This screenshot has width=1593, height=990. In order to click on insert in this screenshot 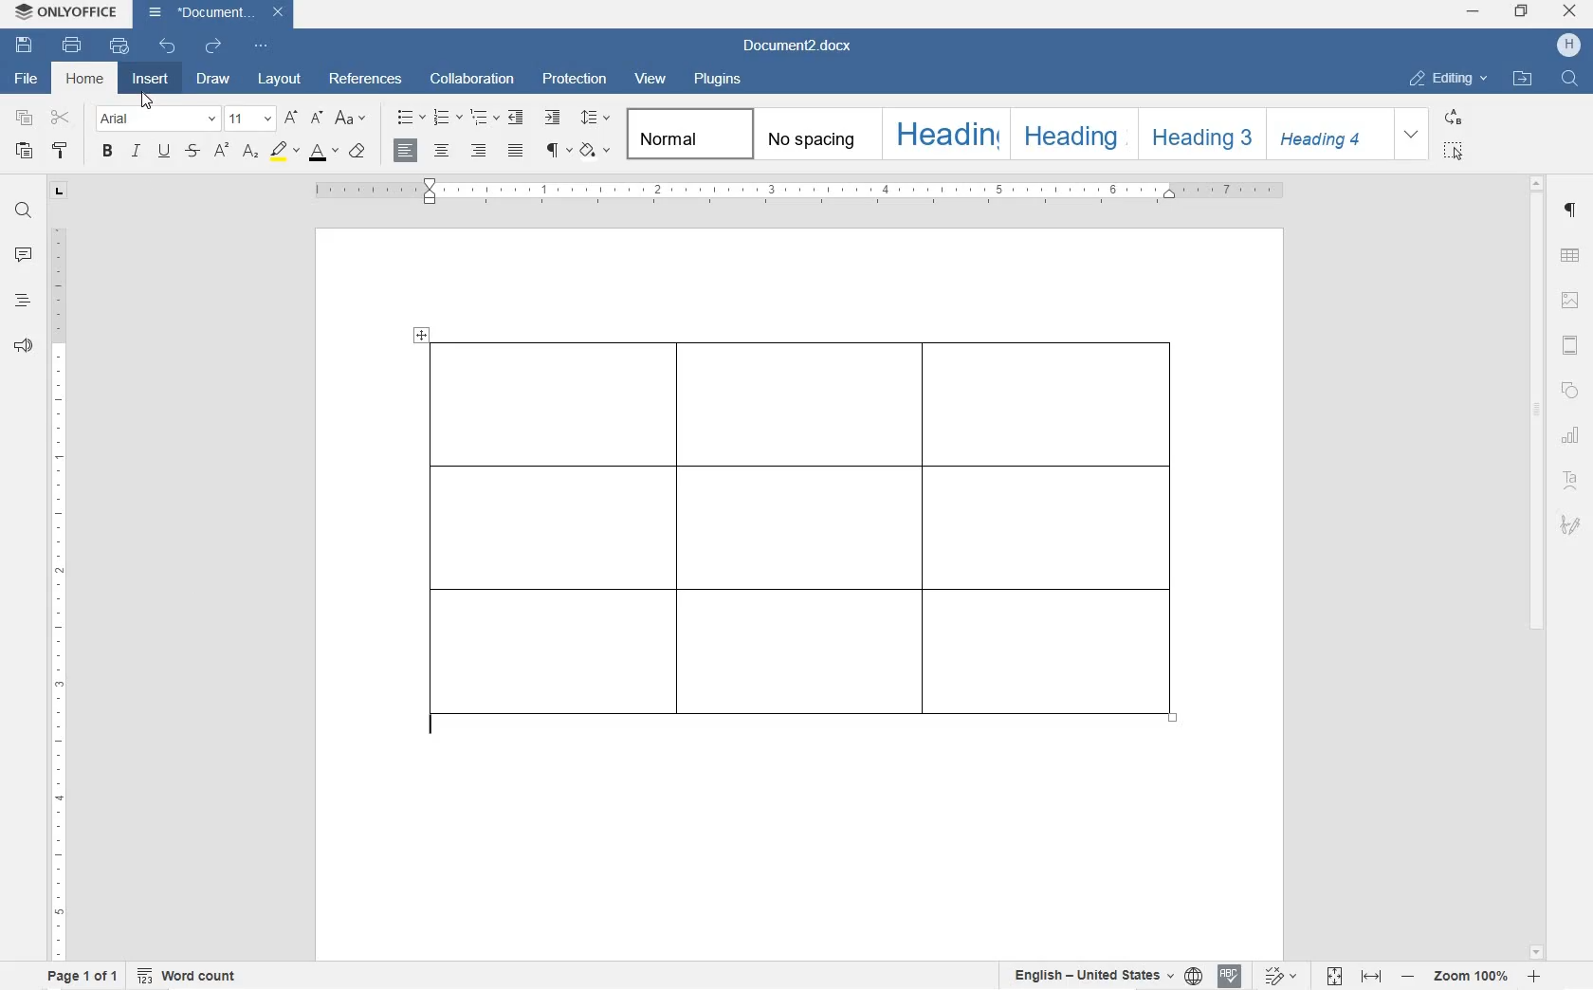, I will do `click(149, 80)`.